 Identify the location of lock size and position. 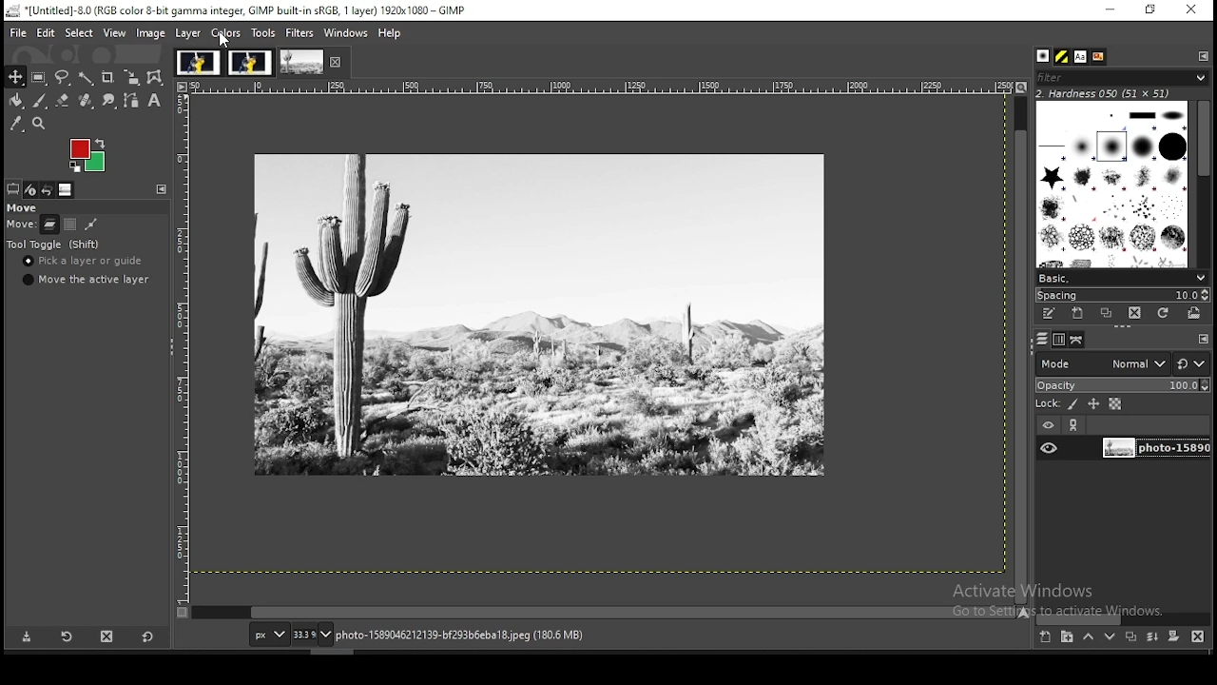
(1093, 403).